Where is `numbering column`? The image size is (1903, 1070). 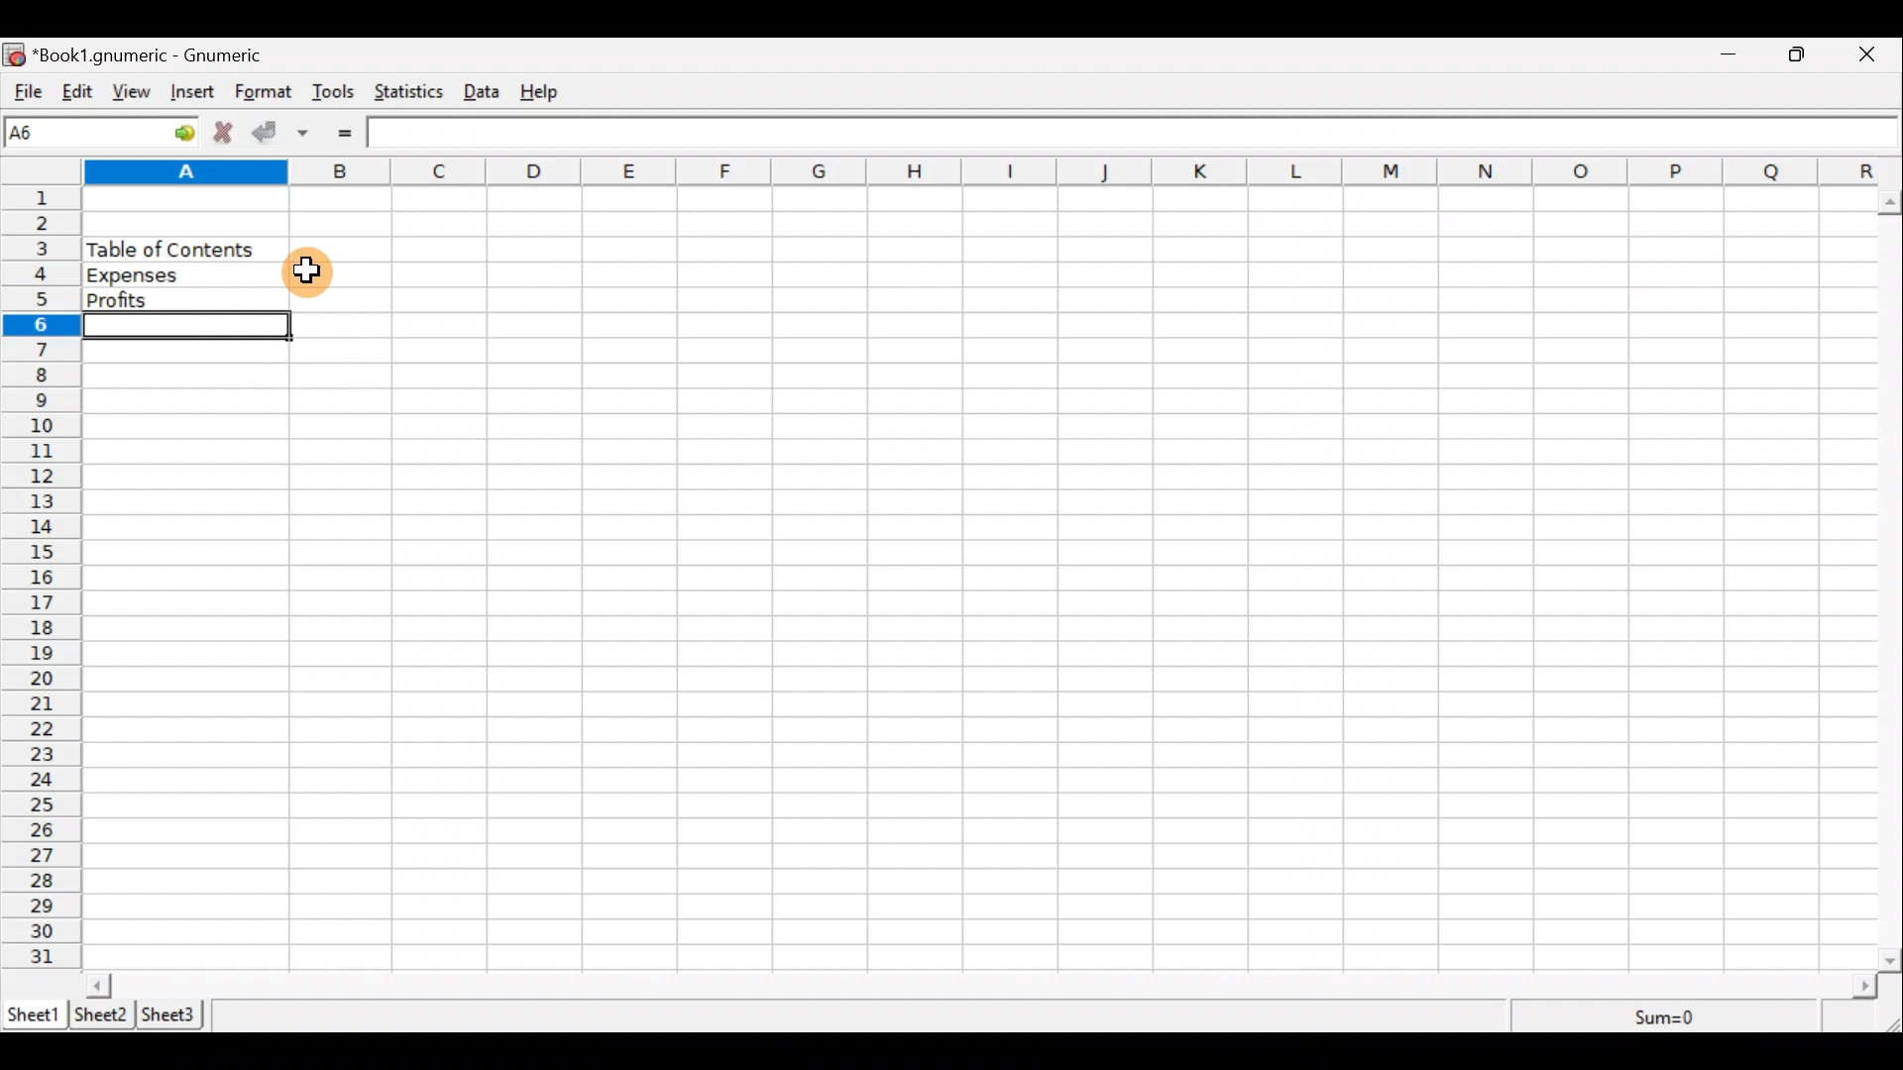 numbering column is located at coordinates (40, 581).